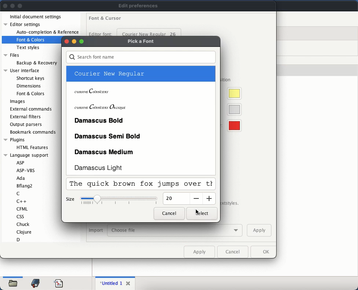 This screenshot has width=358, height=290. Describe the element at coordinates (92, 92) in the screenshot. I see `cunsng Crancenr` at that location.